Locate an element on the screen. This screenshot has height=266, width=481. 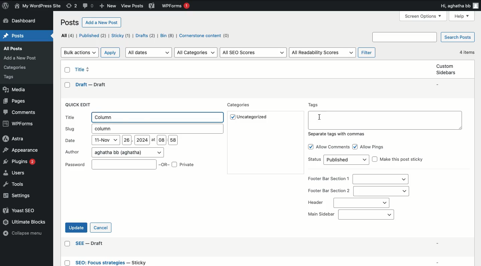
Title is located at coordinates (84, 70).